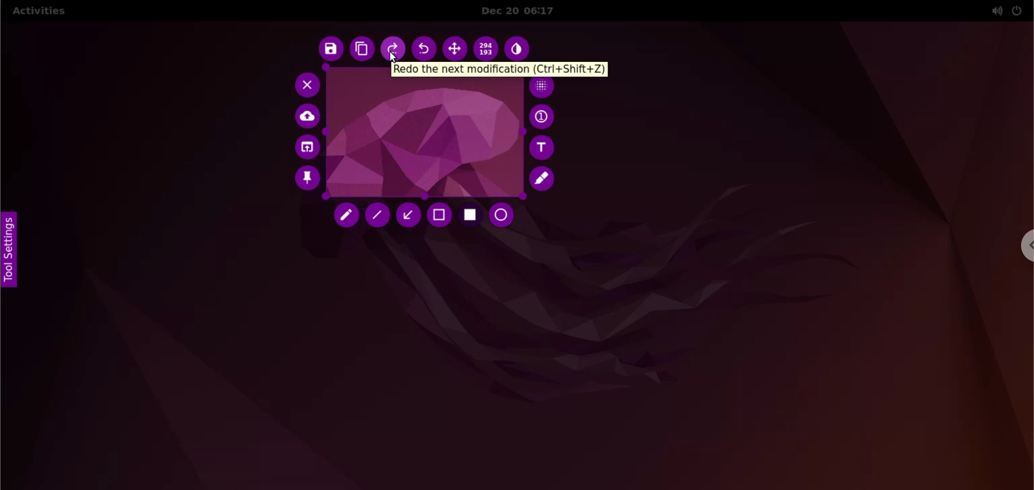 Image resolution: width=1034 pixels, height=490 pixels. Describe the element at coordinates (1017, 10) in the screenshot. I see `power options` at that location.